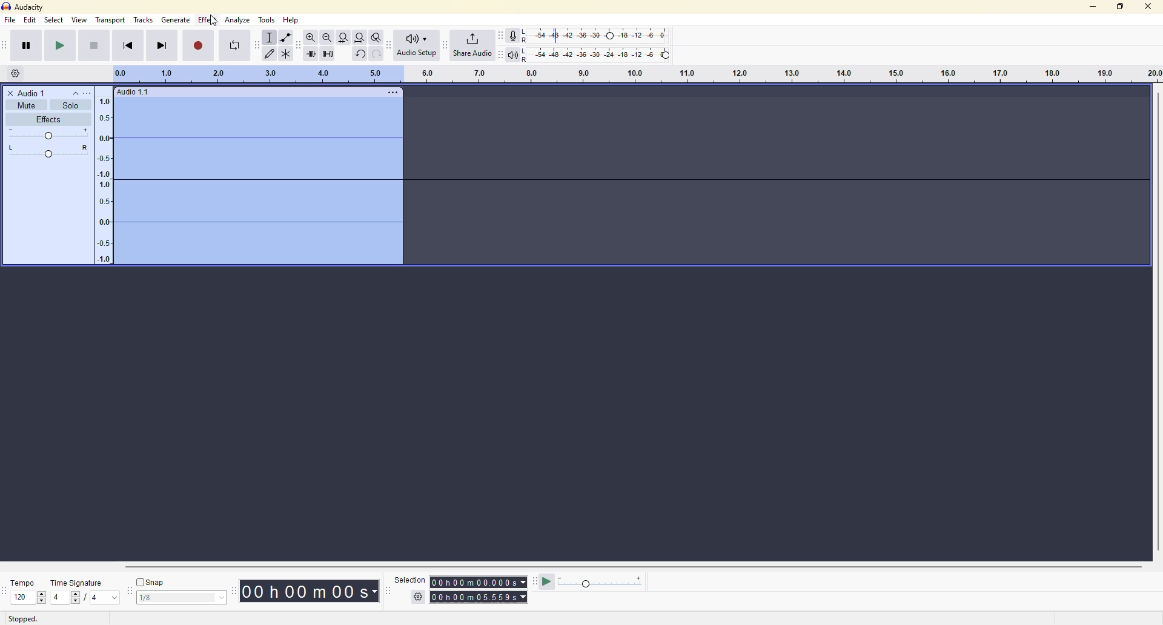  I want to click on more, so click(393, 91).